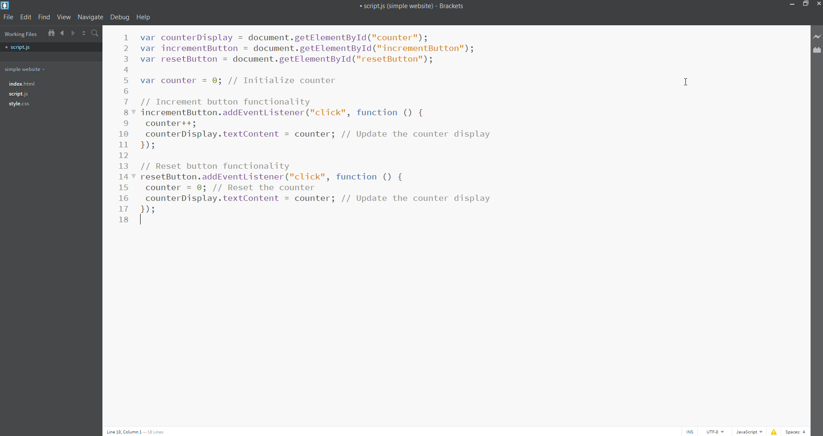  What do you see at coordinates (327, 120) in the screenshot?
I see `Increment and Reset button functionality Code` at bounding box center [327, 120].